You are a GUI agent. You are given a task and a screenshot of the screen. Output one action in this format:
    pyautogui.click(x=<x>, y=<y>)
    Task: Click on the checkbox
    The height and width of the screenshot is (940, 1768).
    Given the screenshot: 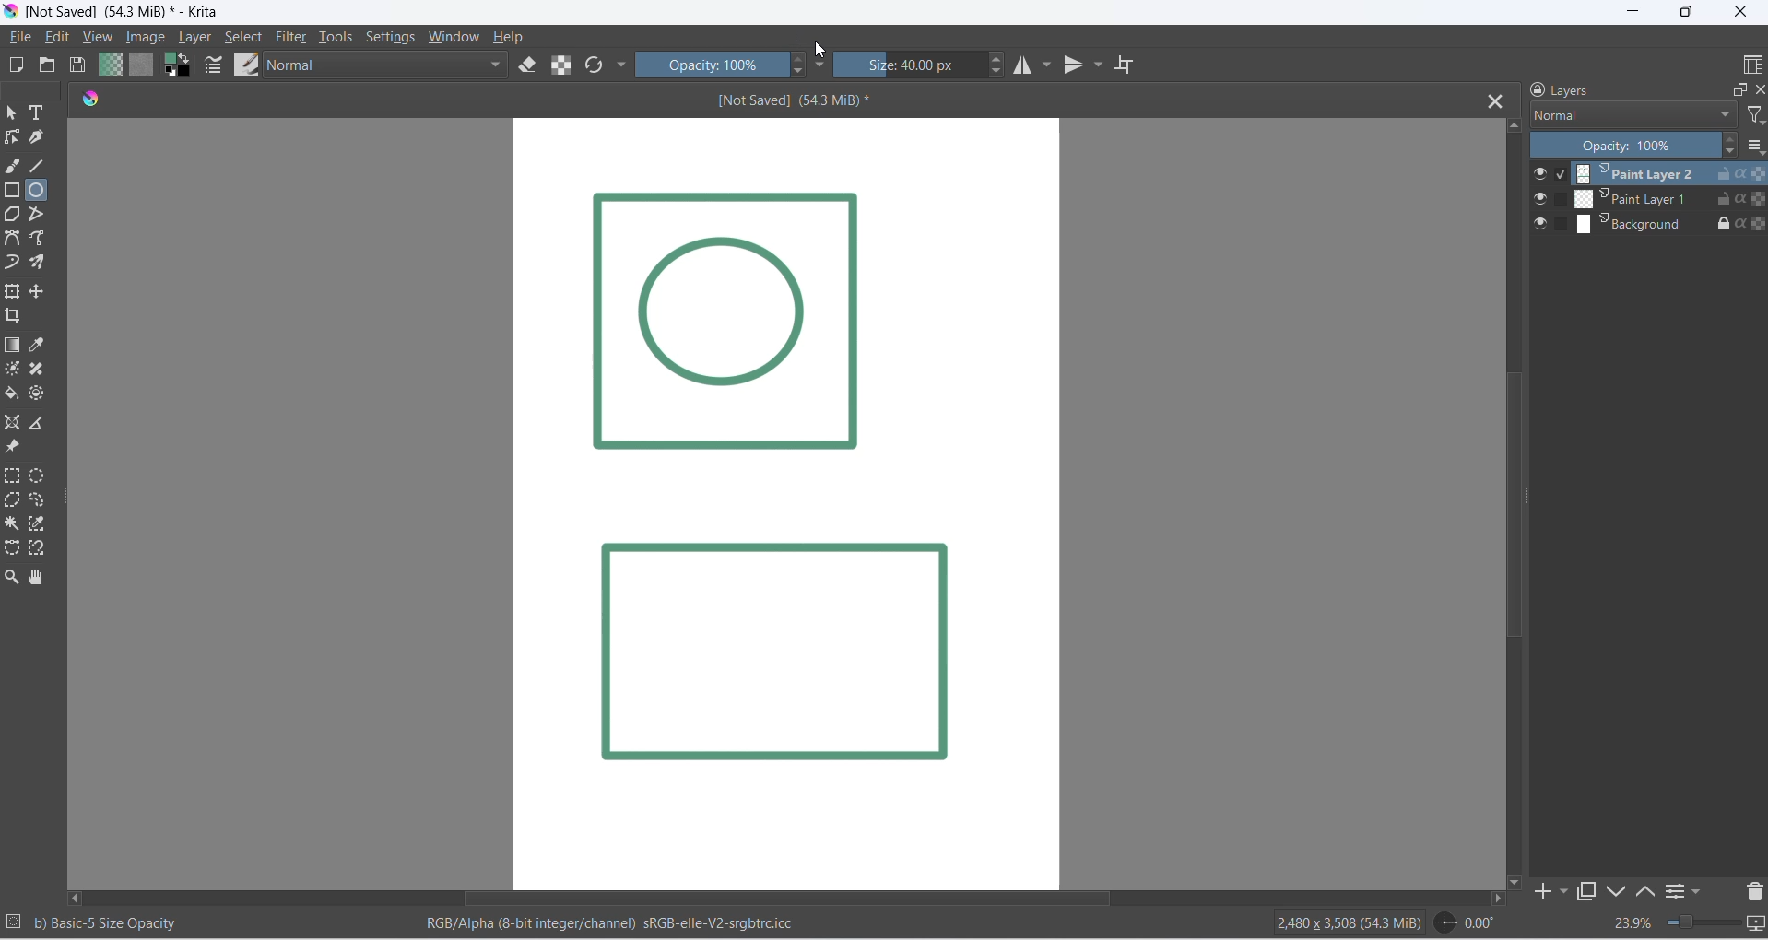 What is the action you would take?
    pyautogui.click(x=1562, y=198)
    